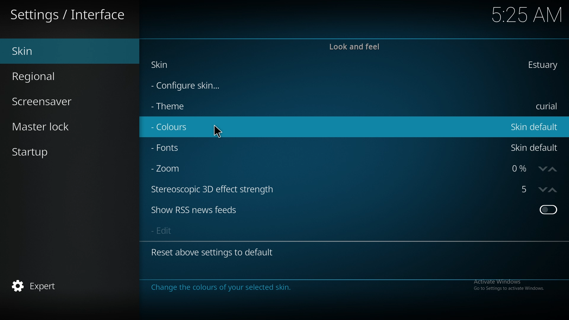 The height and width of the screenshot is (320, 569). Describe the element at coordinates (542, 168) in the screenshot. I see `decrease zoom` at that location.